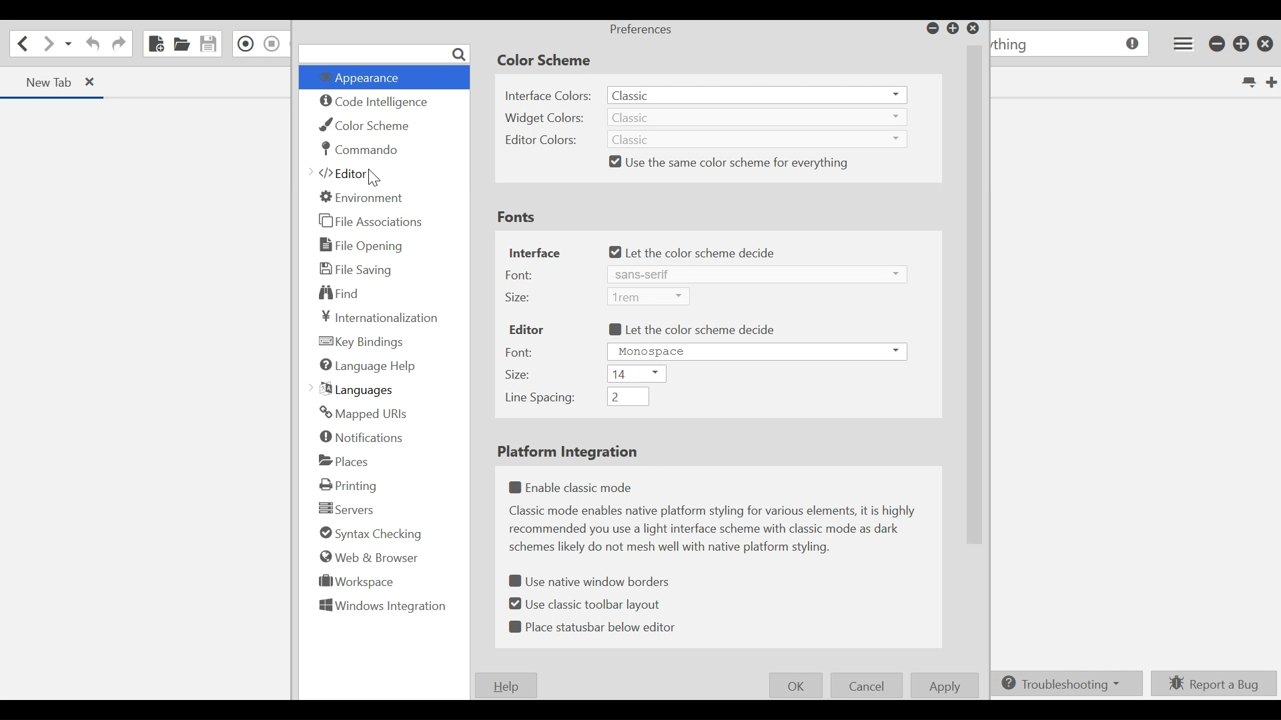 Image resolution: width=1281 pixels, height=720 pixels. I want to click on Save File, so click(207, 44).